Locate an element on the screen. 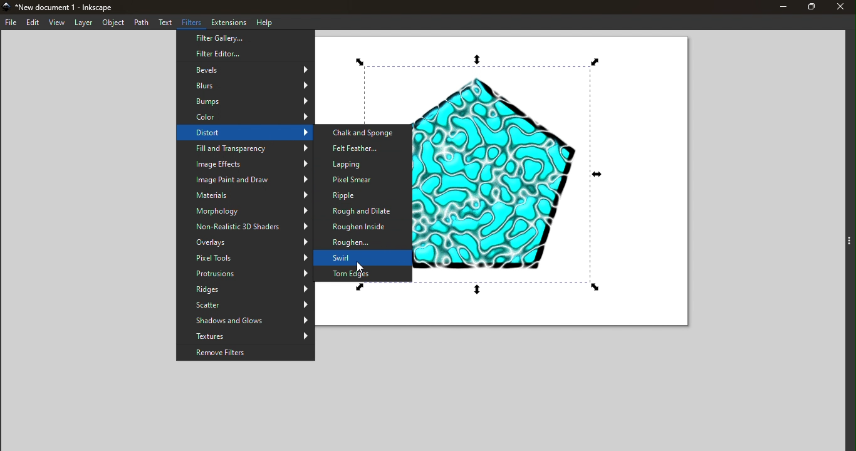 This screenshot has width=856, height=451. Extensions is located at coordinates (229, 22).